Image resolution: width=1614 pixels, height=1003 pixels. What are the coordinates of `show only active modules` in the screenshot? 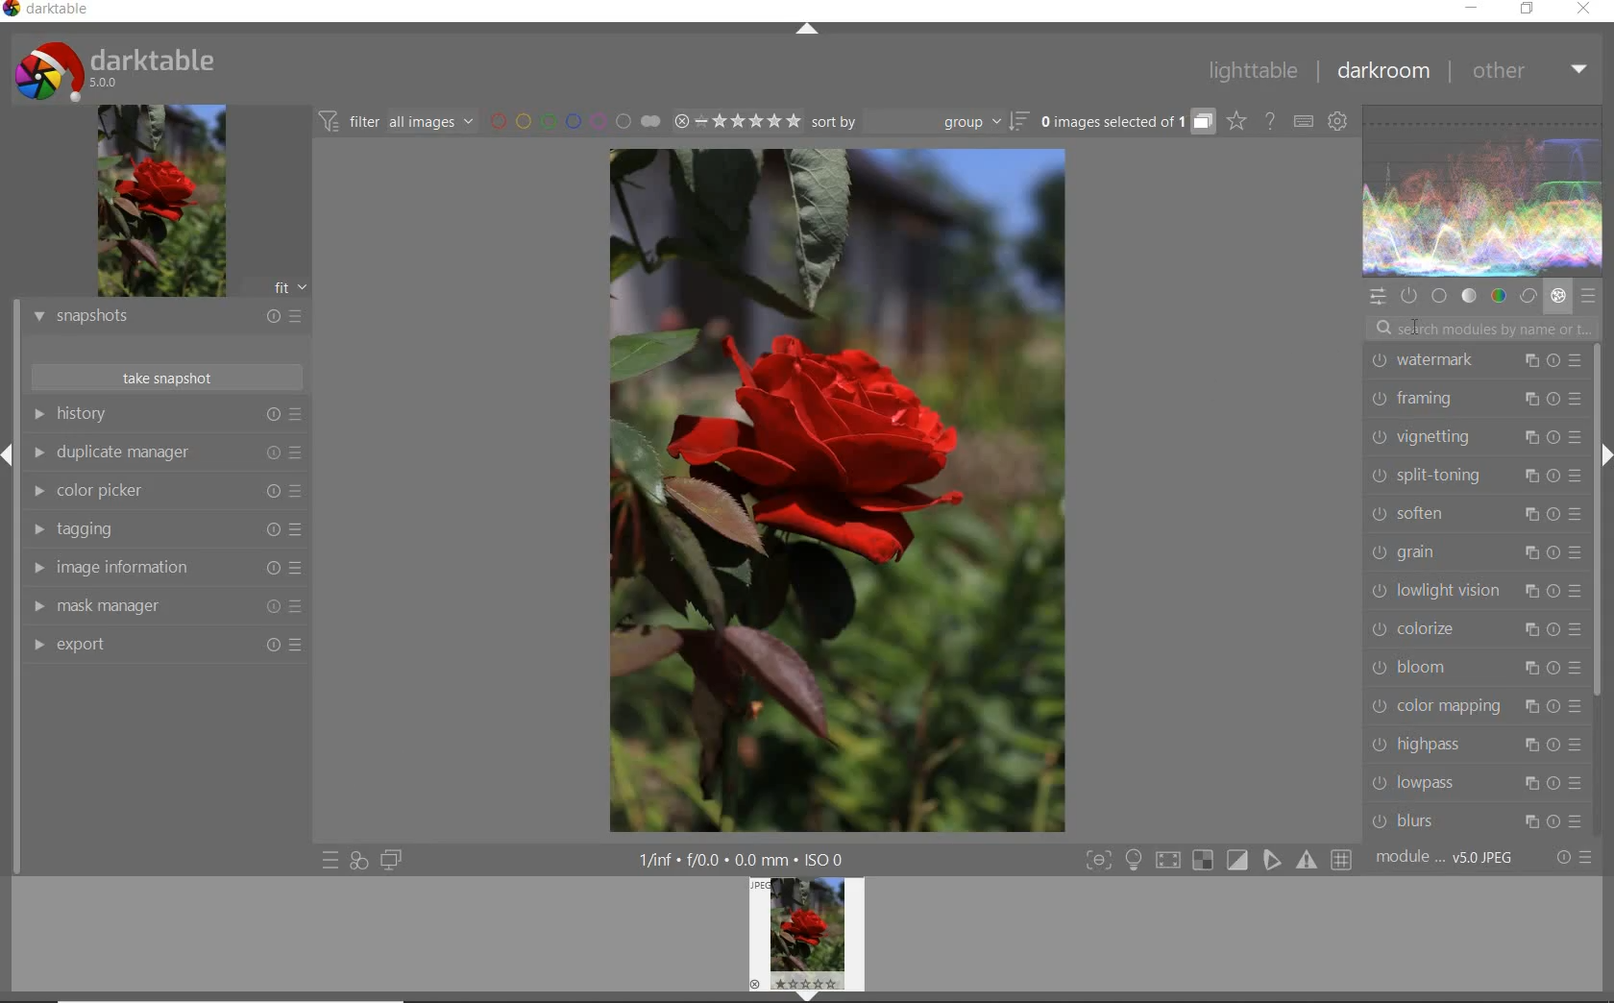 It's located at (1407, 294).